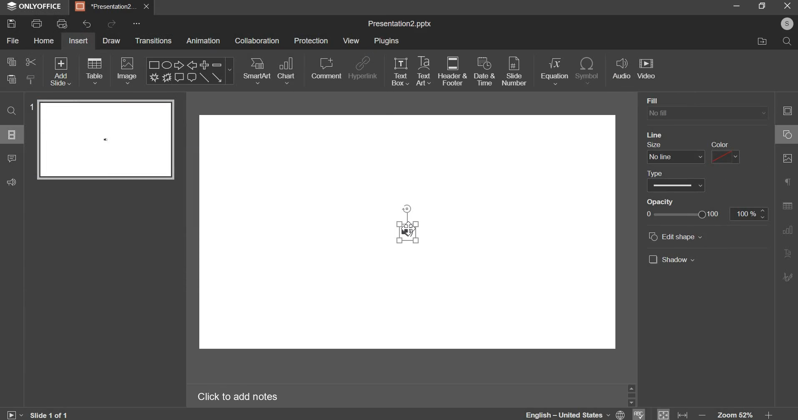 The width and height of the screenshot is (798, 420). Describe the element at coordinates (12, 135) in the screenshot. I see `slide` at that location.